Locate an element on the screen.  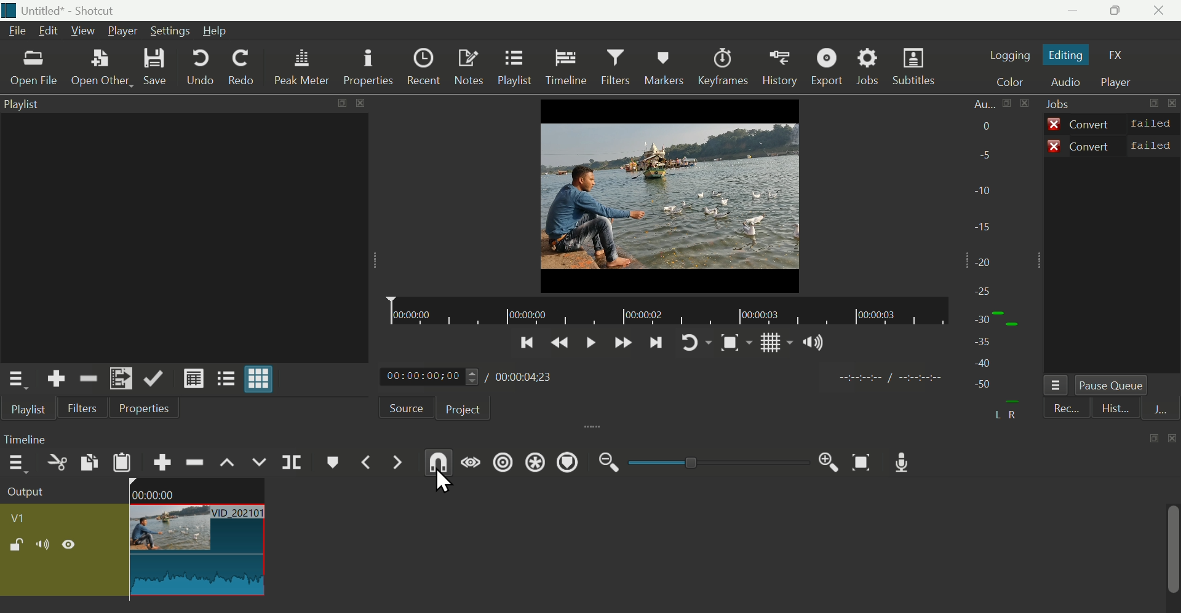
Audio is located at coordinates (1067, 82).